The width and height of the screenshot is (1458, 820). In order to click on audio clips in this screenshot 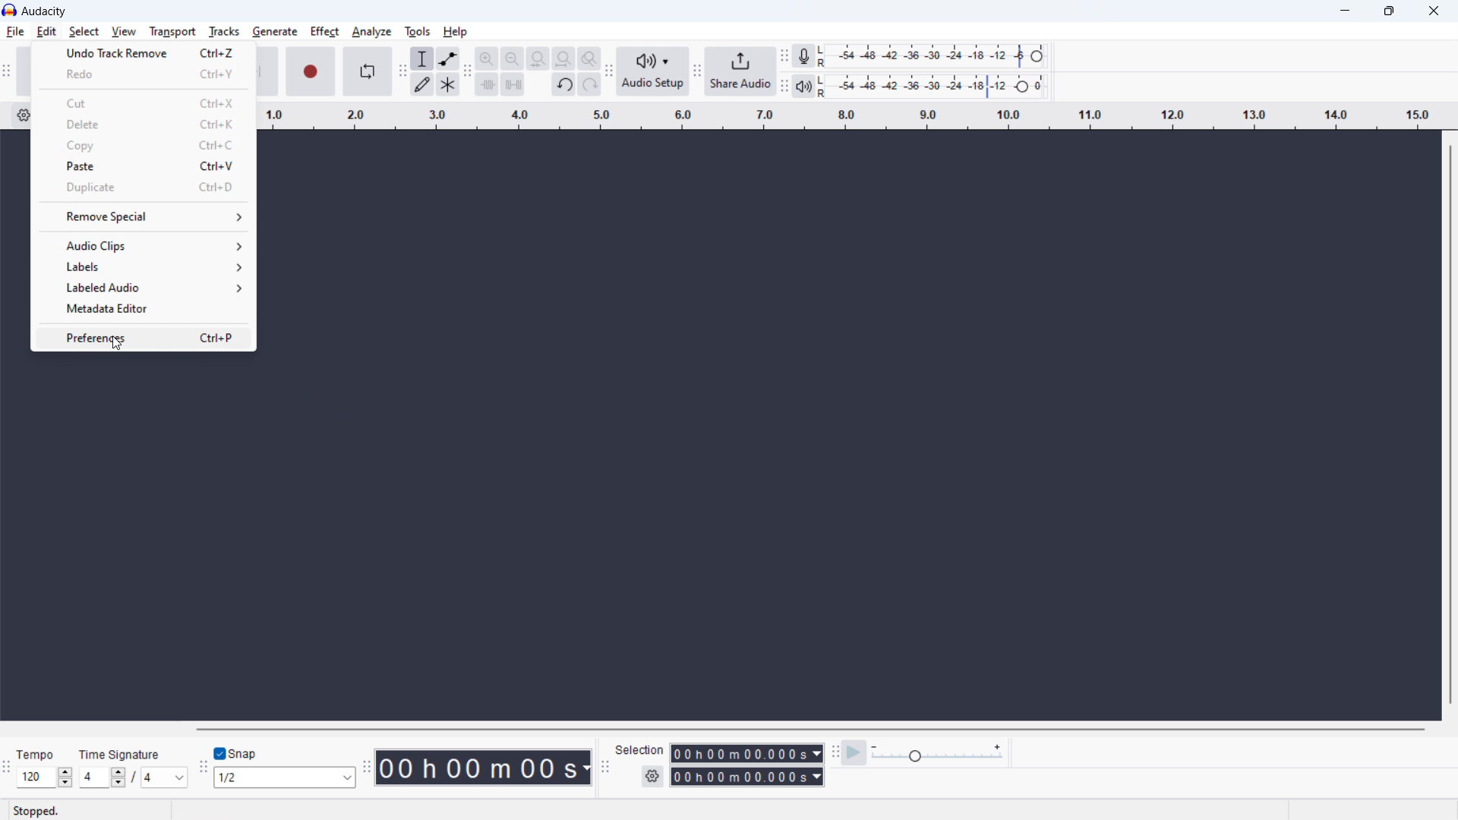, I will do `click(144, 247)`.